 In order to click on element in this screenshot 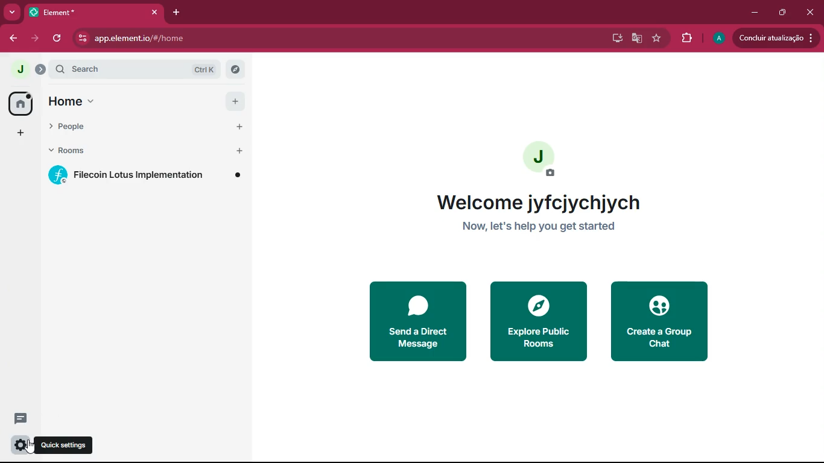, I will do `click(93, 11)`.